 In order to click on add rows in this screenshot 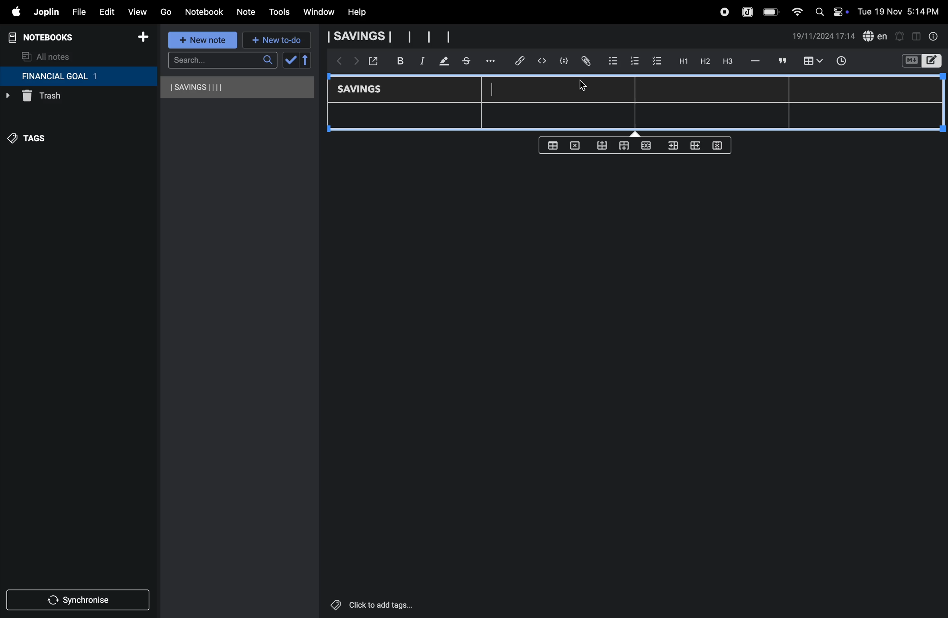, I will do `click(694, 148)`.